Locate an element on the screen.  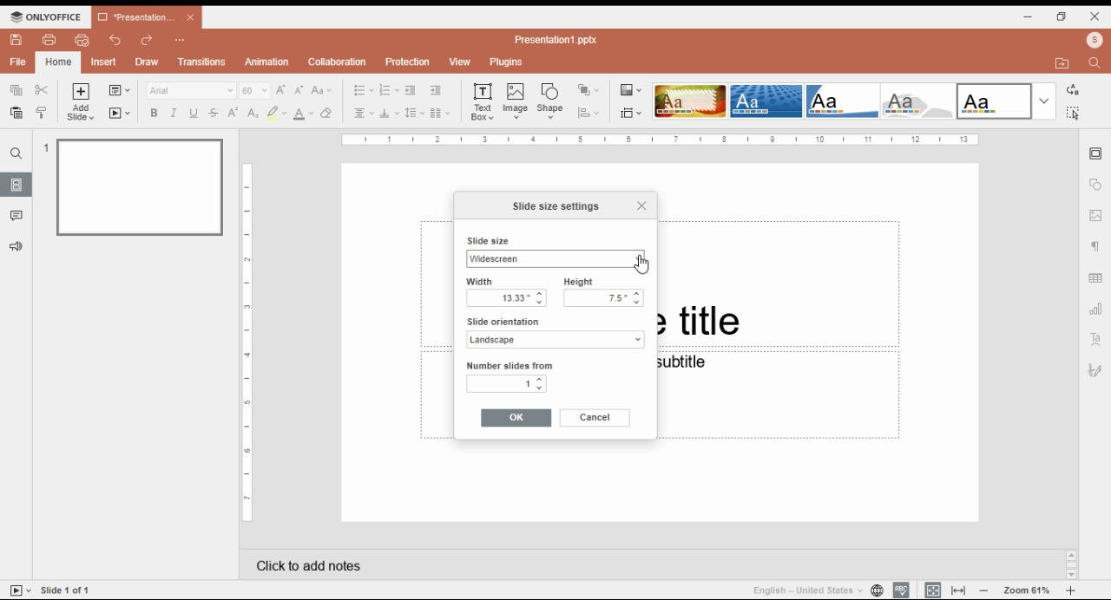
find is located at coordinates (1097, 62).